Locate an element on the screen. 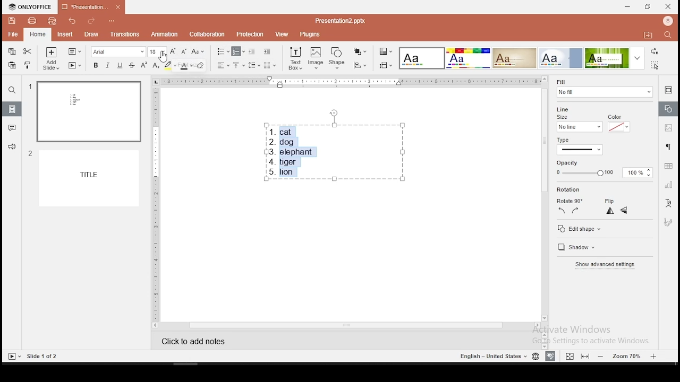 The width and height of the screenshot is (680, 382). presentation is located at coordinates (89, 7).